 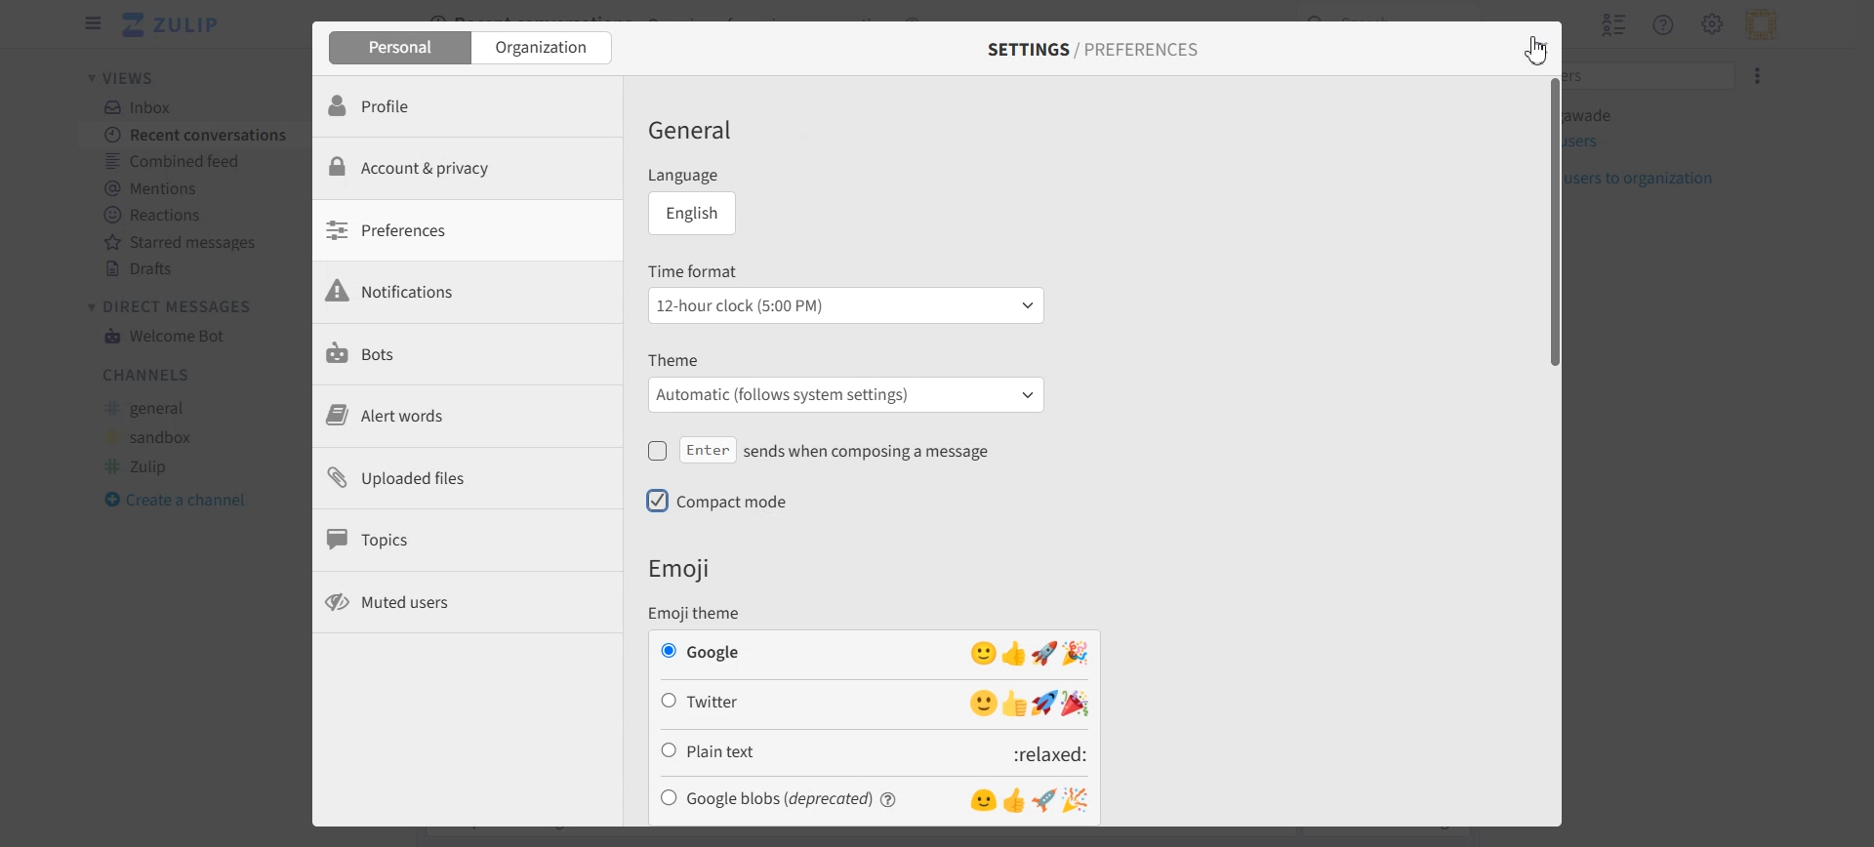 What do you see at coordinates (1550, 450) in the screenshot?
I see `Vertical scrollbar` at bounding box center [1550, 450].